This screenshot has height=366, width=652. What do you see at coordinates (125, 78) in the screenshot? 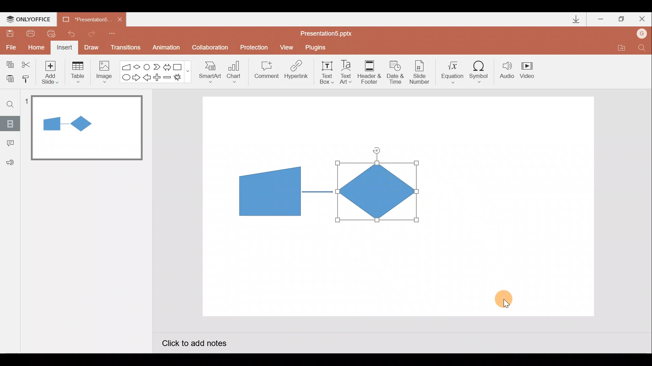
I see `Ellipse` at bounding box center [125, 78].